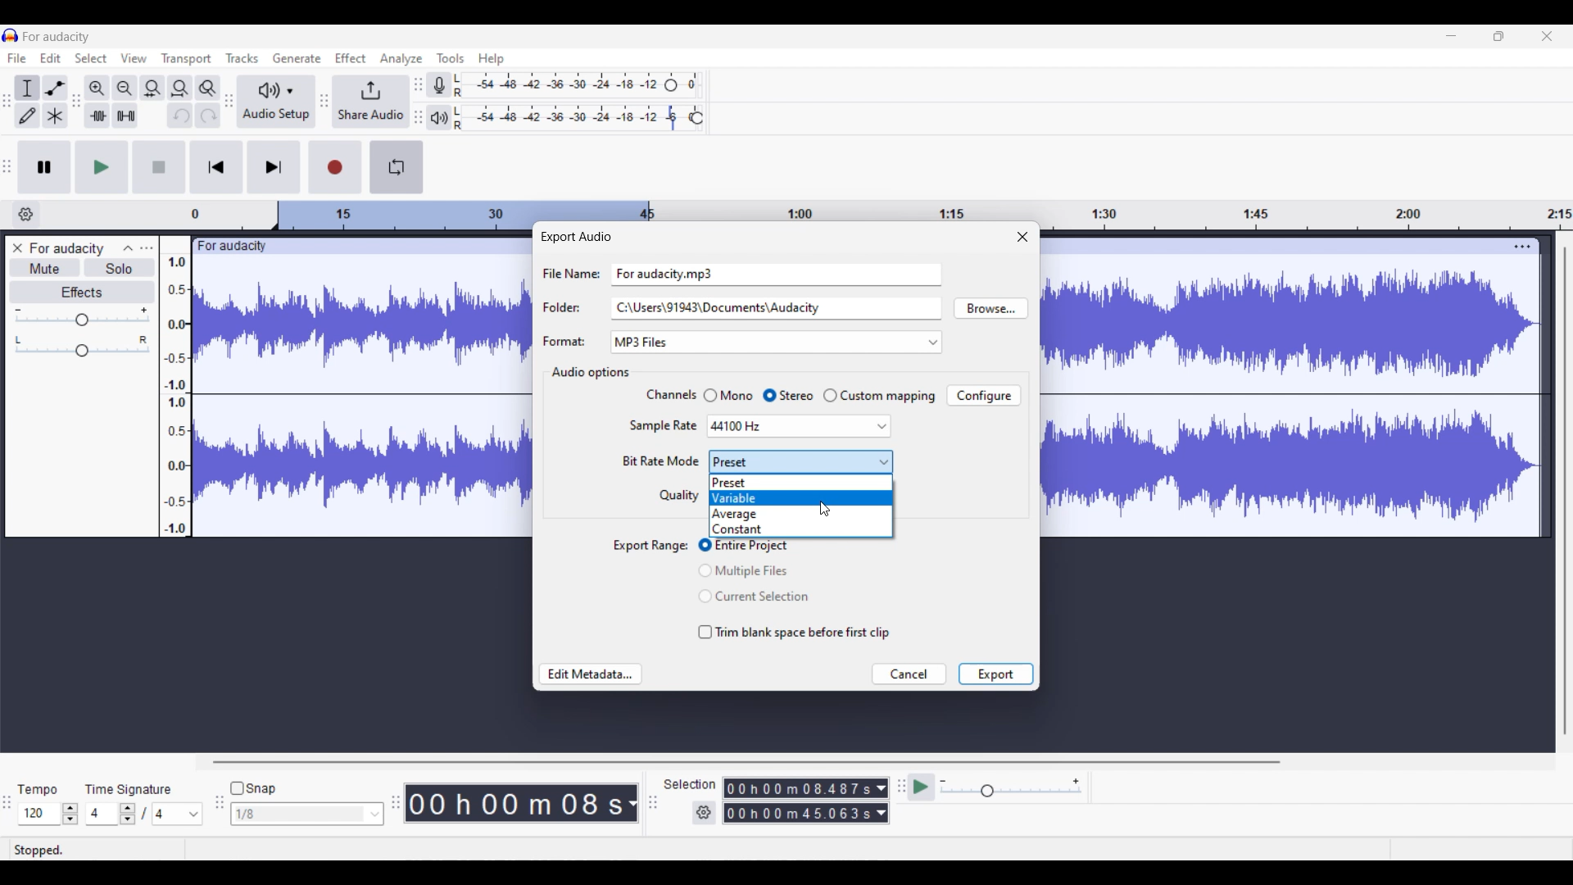 Image resolution: width=1573 pixels, height=885 pixels. I want to click on Duration measurement, so click(881, 813).